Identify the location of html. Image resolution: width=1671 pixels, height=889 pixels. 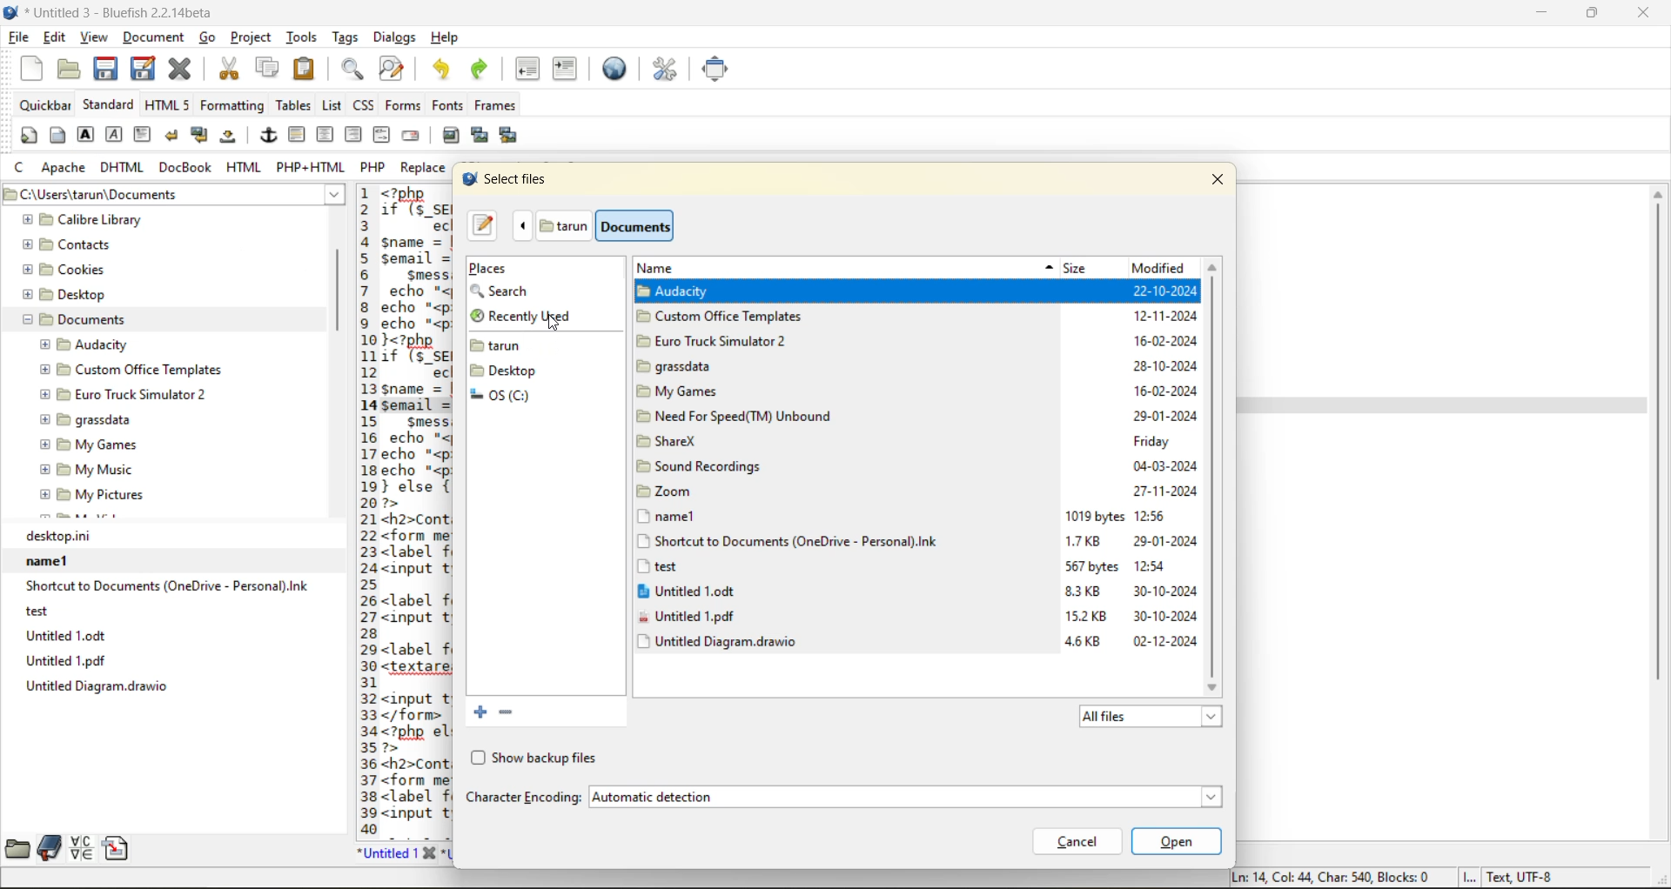
(245, 169).